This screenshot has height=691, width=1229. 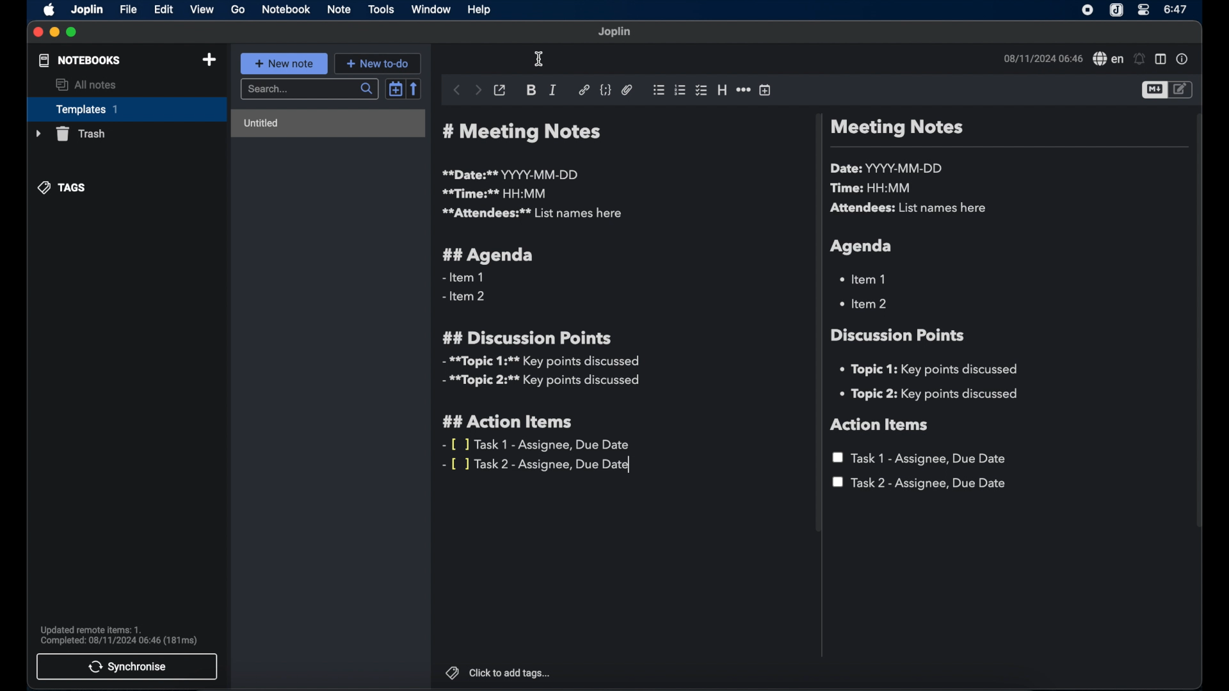 I want to click on - [ ] task 2 - assignee, due date, so click(x=538, y=465).